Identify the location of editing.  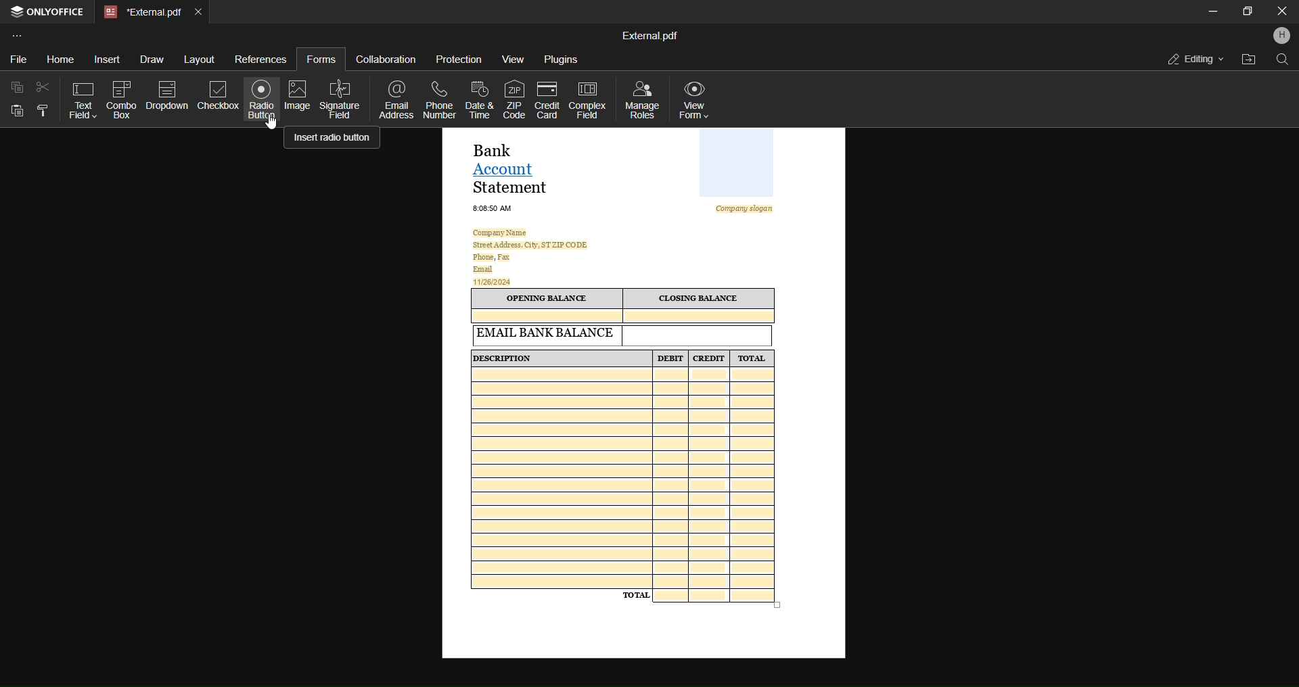
(1190, 59).